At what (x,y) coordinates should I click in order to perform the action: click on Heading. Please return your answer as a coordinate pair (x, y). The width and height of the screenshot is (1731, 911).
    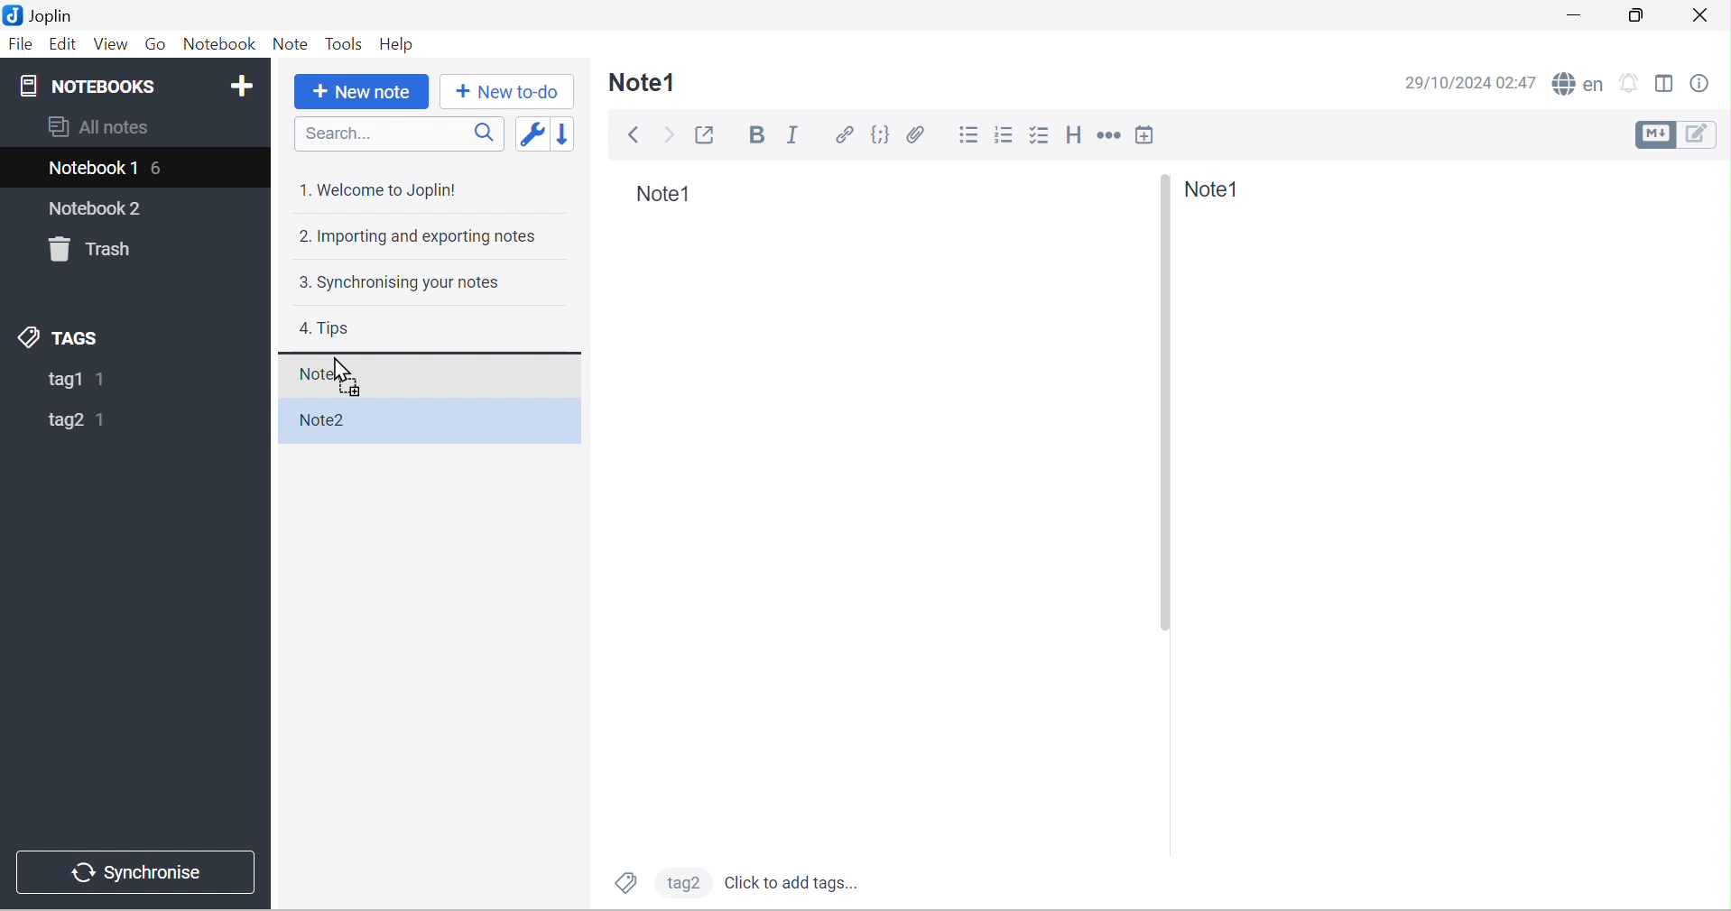
    Looking at the image, I should click on (1076, 137).